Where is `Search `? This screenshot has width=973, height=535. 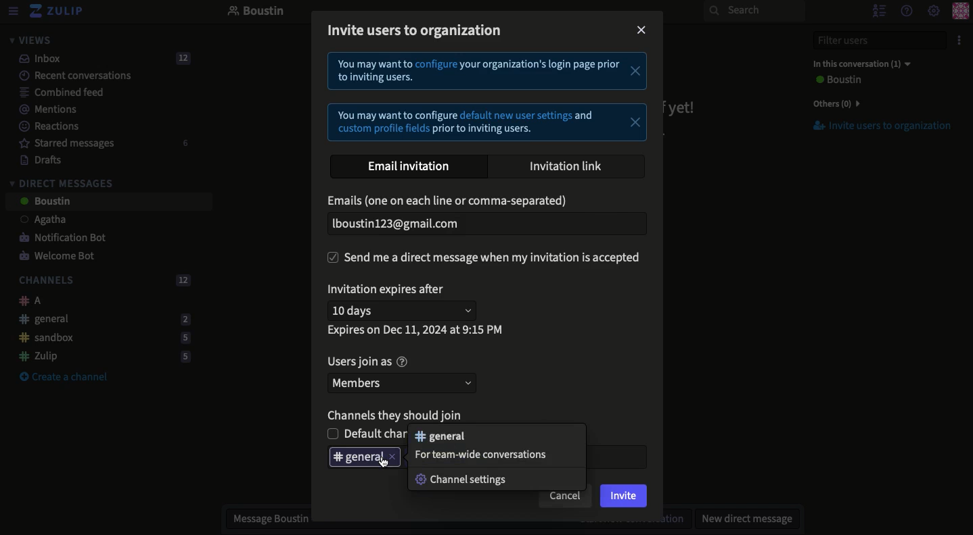
Search  is located at coordinates (754, 11).